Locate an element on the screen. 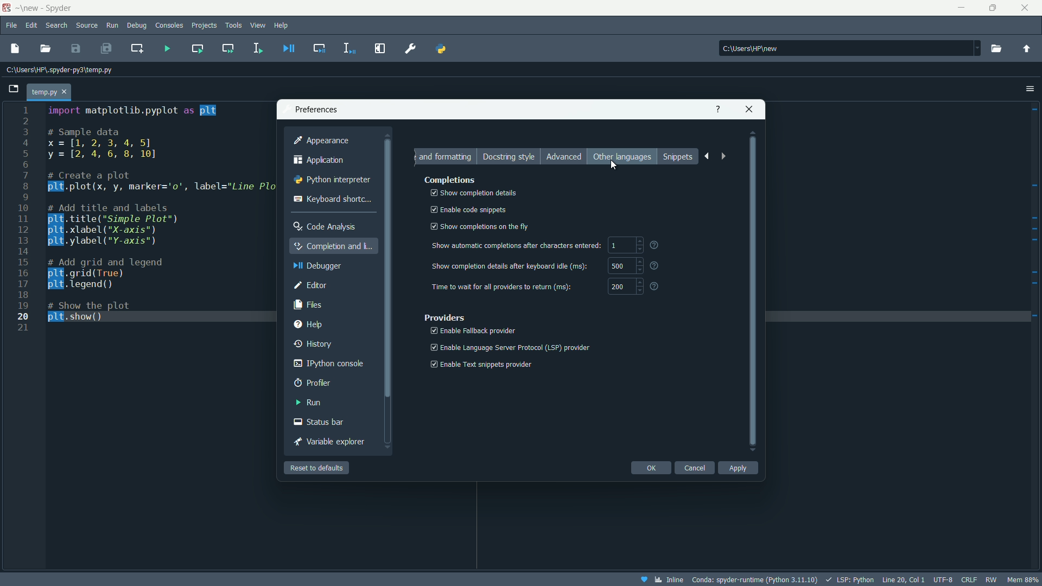 This screenshot has height=586, width=1042. file is located at coordinates (10, 25).